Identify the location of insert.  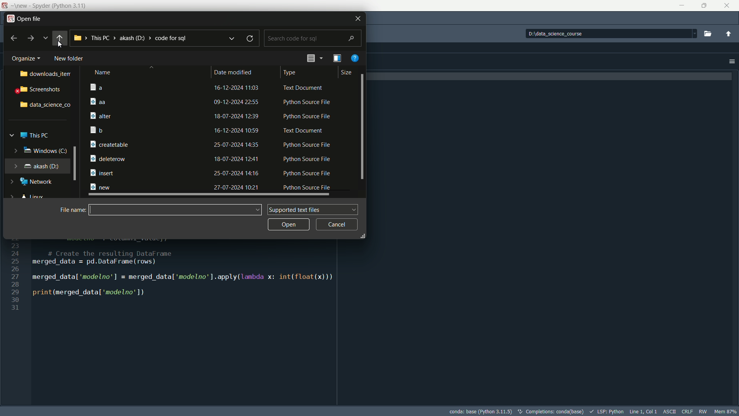
(104, 173).